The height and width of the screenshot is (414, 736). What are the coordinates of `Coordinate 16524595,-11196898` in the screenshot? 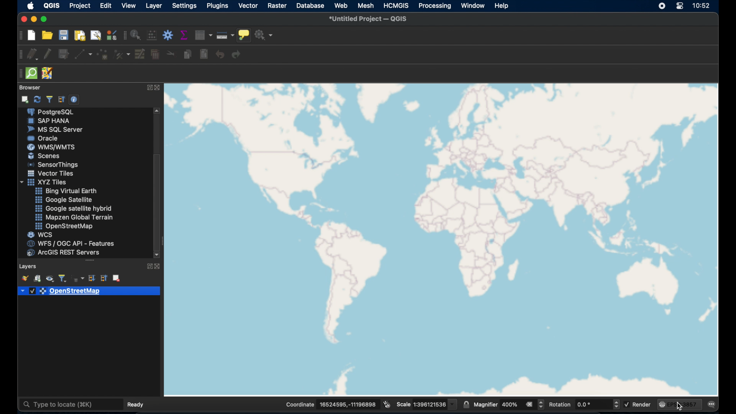 It's located at (331, 404).